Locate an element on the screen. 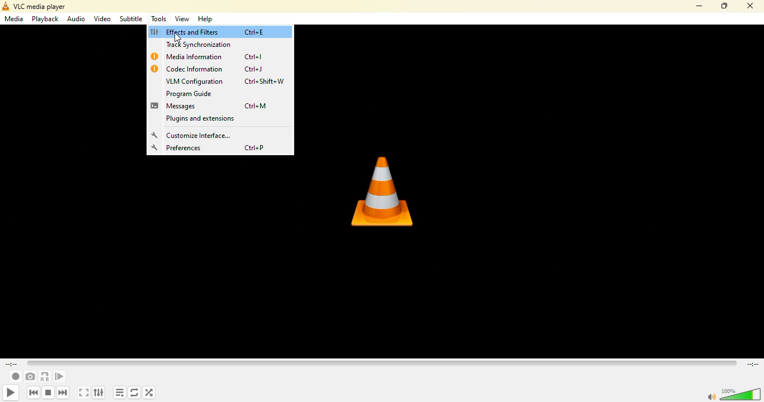 The image size is (764, 402). program guide is located at coordinates (190, 94).